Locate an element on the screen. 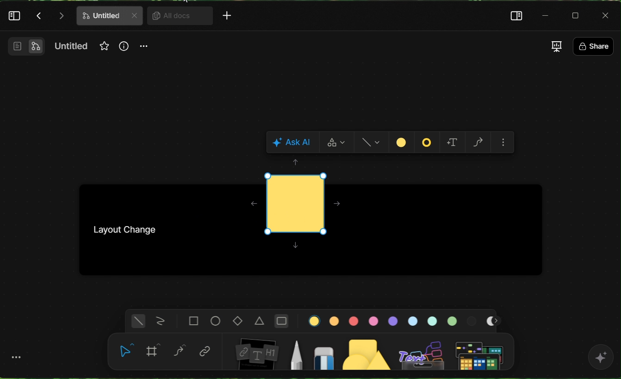 The image size is (621, 379). Left panel is located at coordinates (15, 18).